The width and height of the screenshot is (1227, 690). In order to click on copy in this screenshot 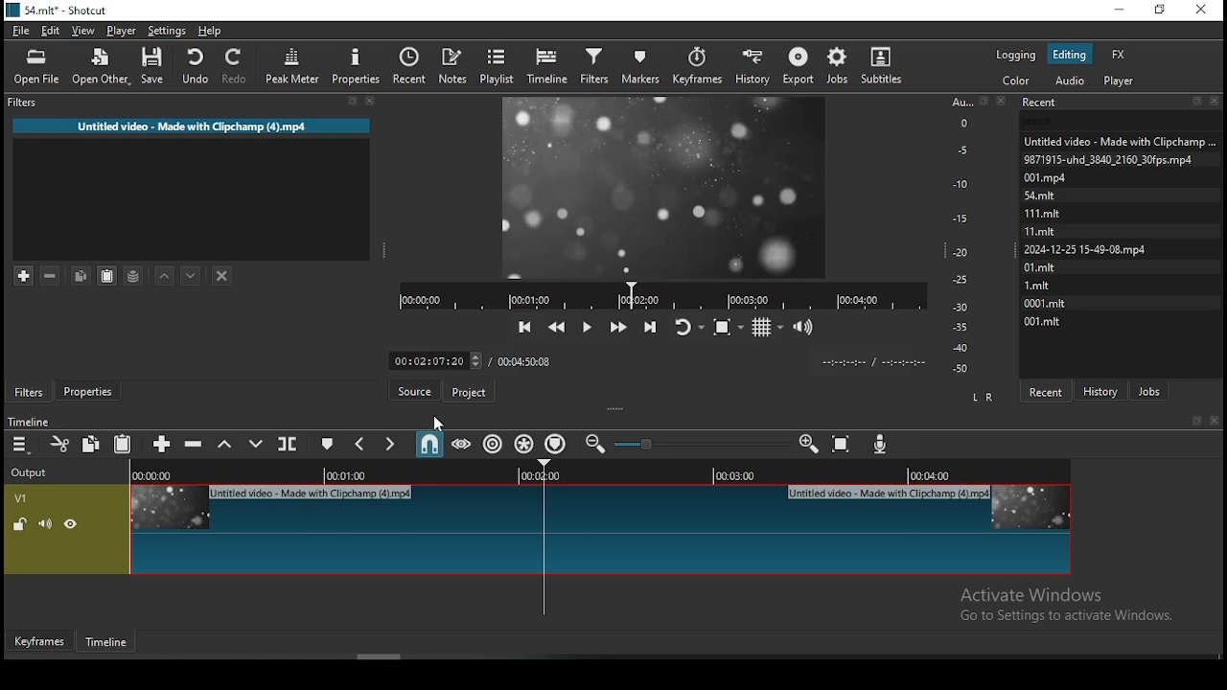, I will do `click(93, 443)`.